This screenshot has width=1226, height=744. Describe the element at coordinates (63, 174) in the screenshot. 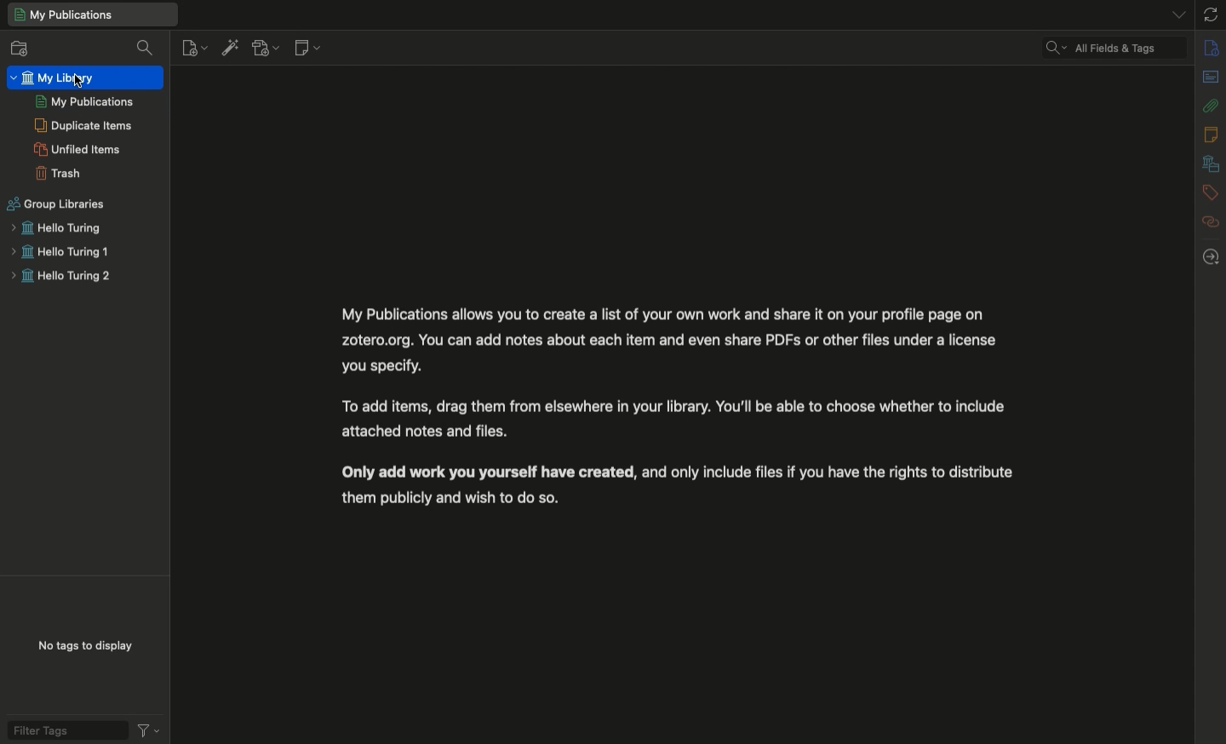

I see `Trash` at that location.